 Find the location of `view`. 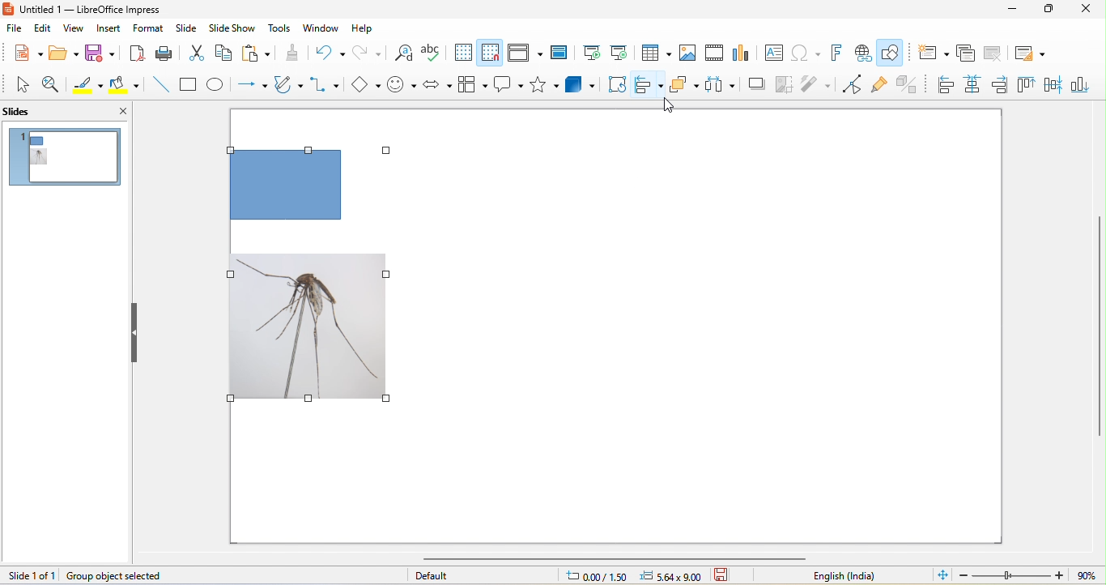

view is located at coordinates (72, 30).